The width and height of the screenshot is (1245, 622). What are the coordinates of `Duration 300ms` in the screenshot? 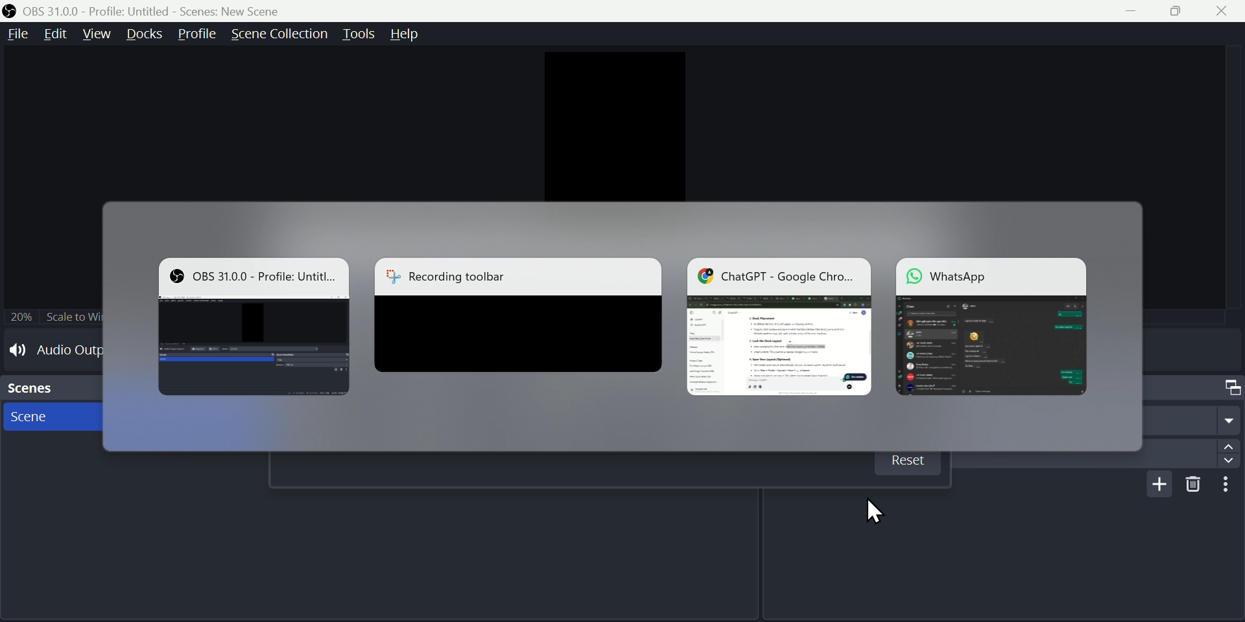 It's located at (1194, 452).